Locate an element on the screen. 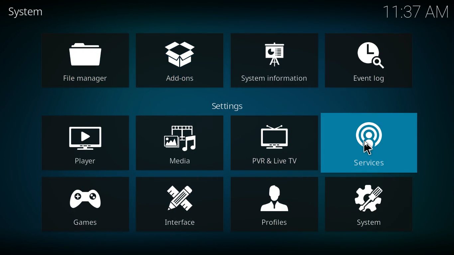 The height and width of the screenshot is (255, 454). settings is located at coordinates (230, 106).